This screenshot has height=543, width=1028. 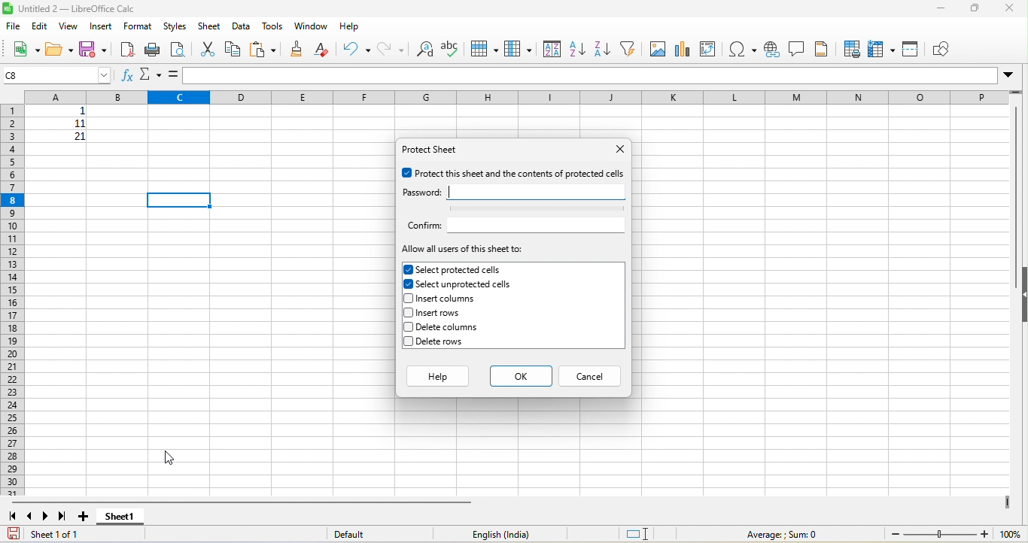 What do you see at coordinates (14, 515) in the screenshot?
I see `first sheet` at bounding box center [14, 515].